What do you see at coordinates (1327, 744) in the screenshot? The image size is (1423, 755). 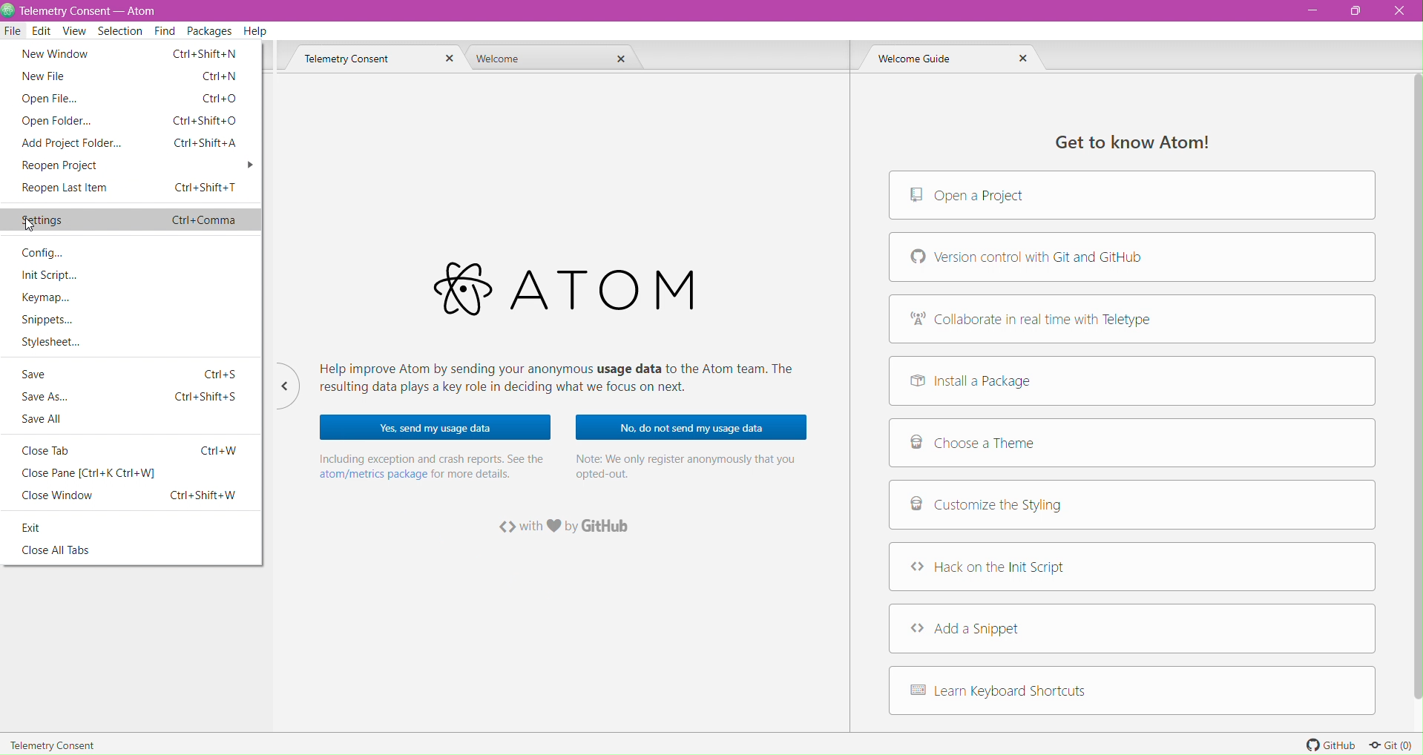 I see `GitHub` at bounding box center [1327, 744].